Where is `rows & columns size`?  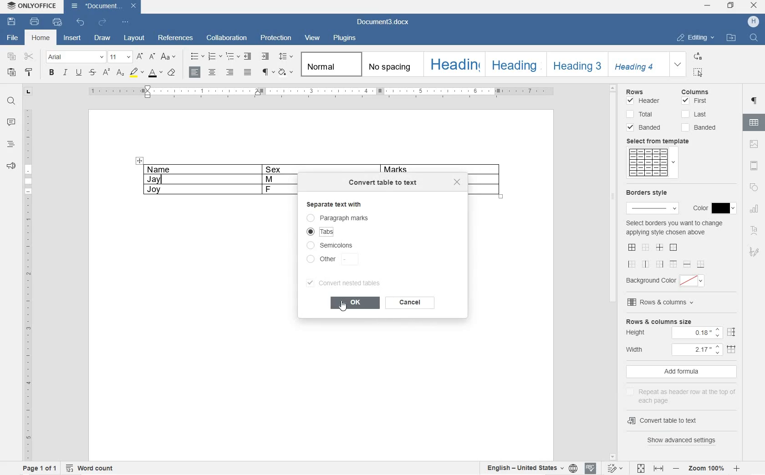 rows & columns size is located at coordinates (658, 321).